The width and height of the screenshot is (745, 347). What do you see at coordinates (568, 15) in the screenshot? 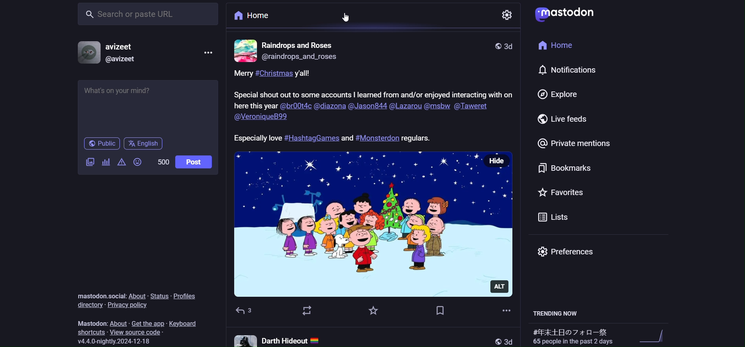
I see `logo` at bounding box center [568, 15].